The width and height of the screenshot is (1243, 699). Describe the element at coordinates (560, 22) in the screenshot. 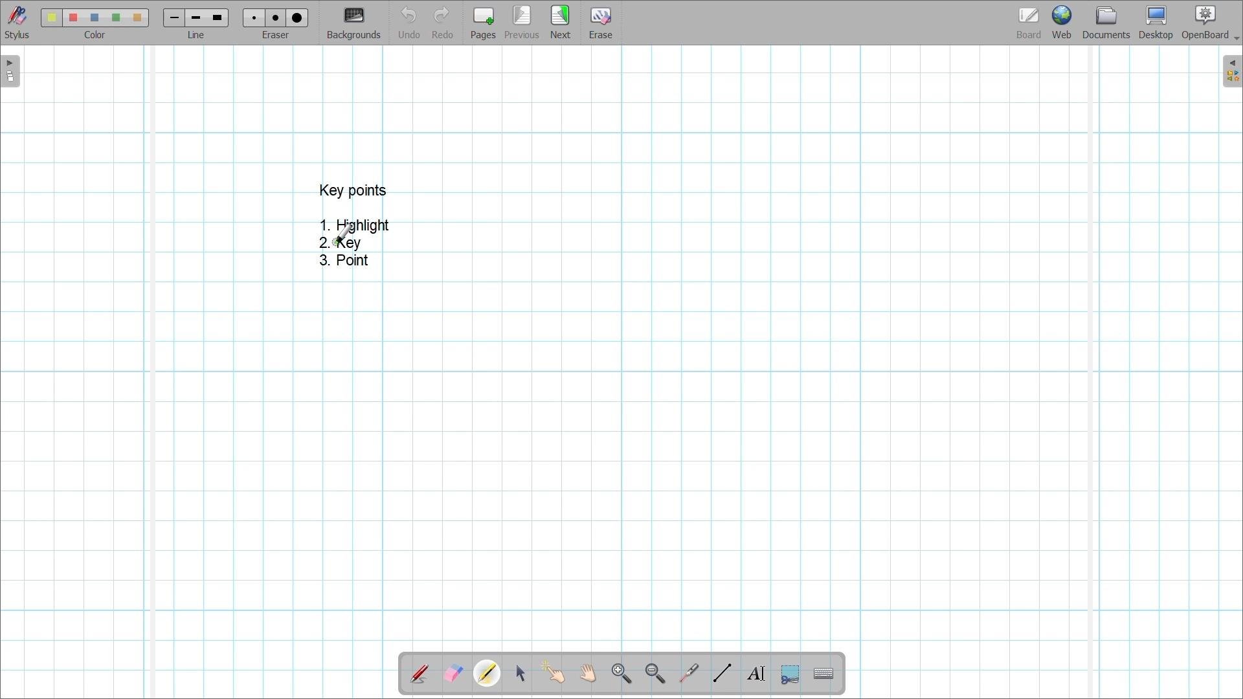

I see `Go to next page` at that location.